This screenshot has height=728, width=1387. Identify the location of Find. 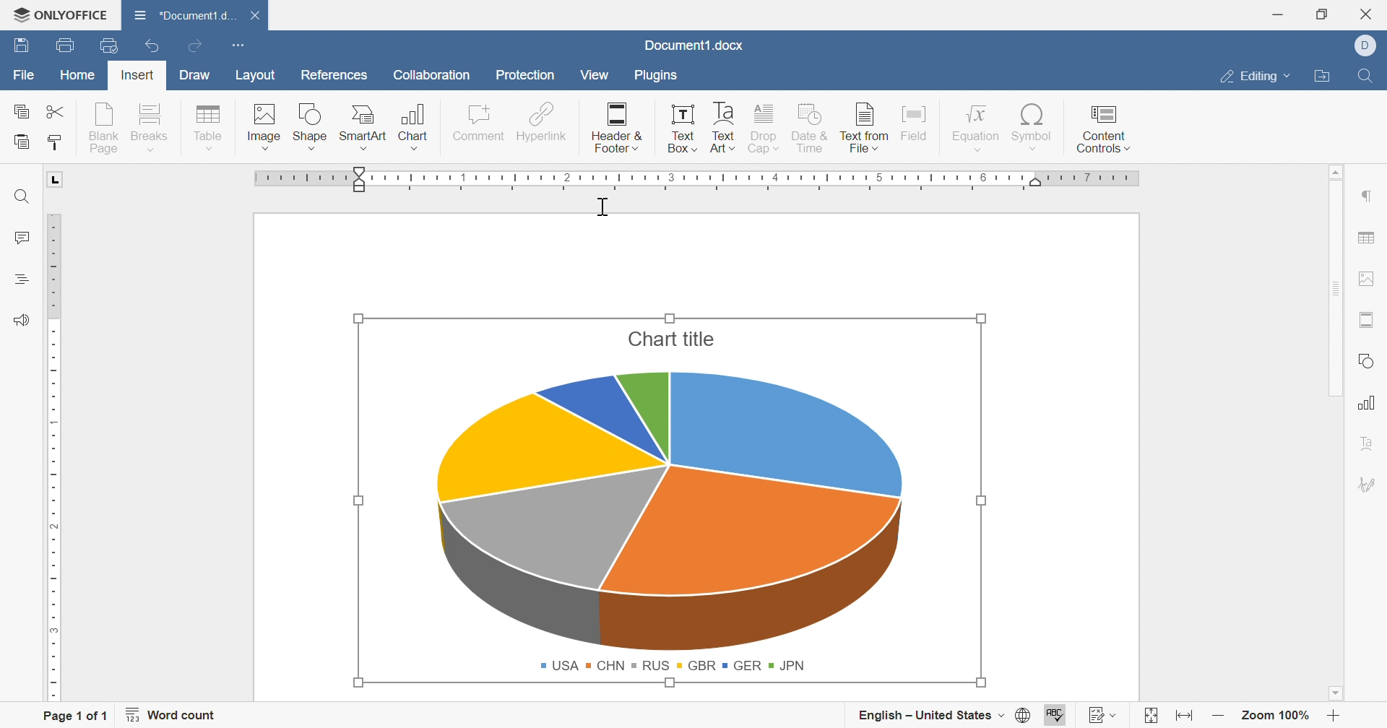
(1369, 77).